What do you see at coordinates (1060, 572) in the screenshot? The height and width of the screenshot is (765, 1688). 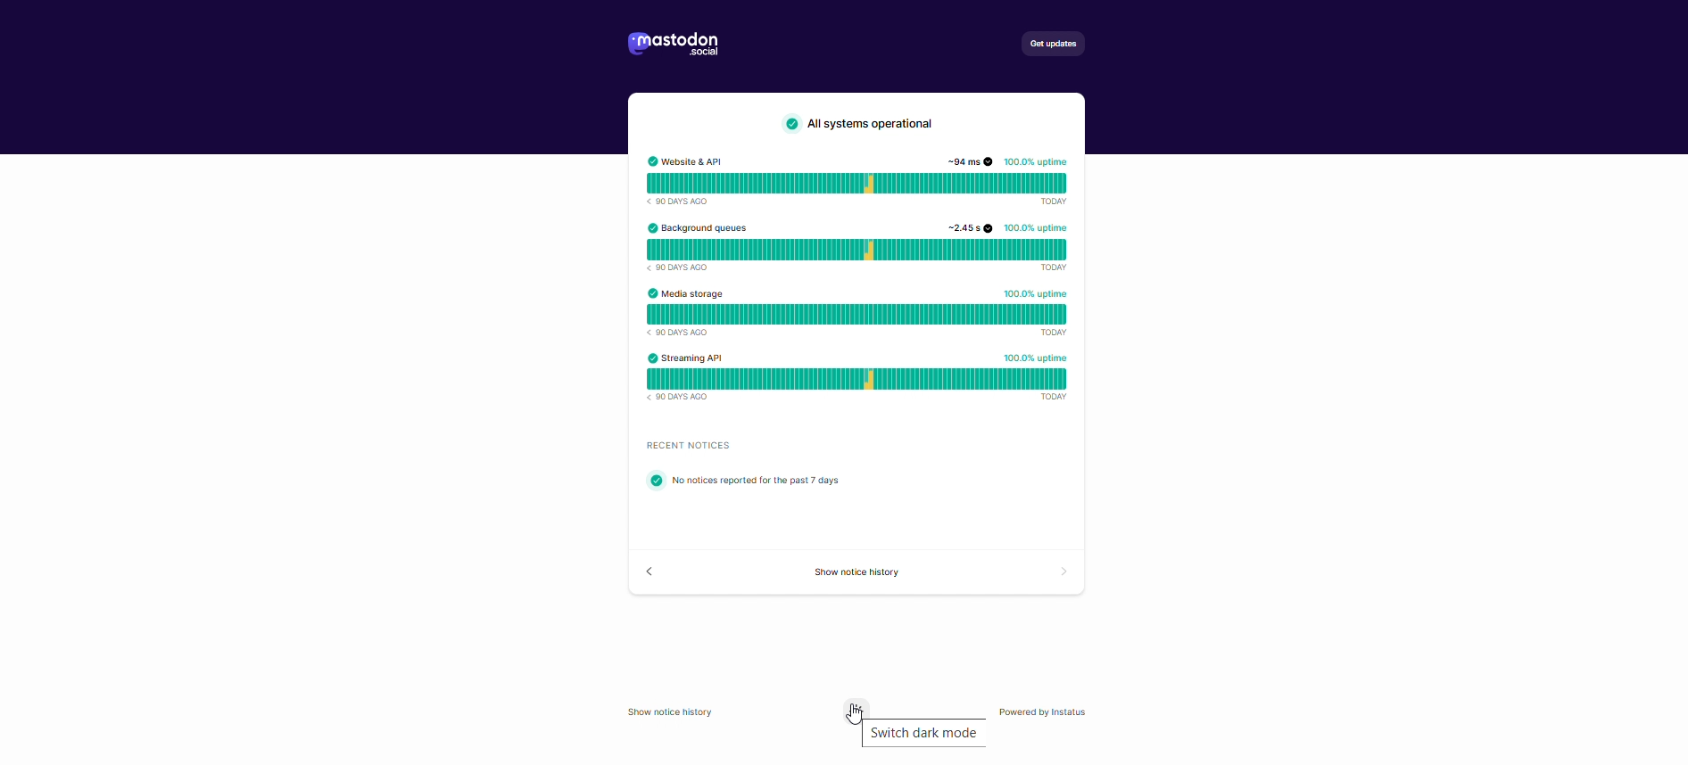 I see `forward` at bounding box center [1060, 572].